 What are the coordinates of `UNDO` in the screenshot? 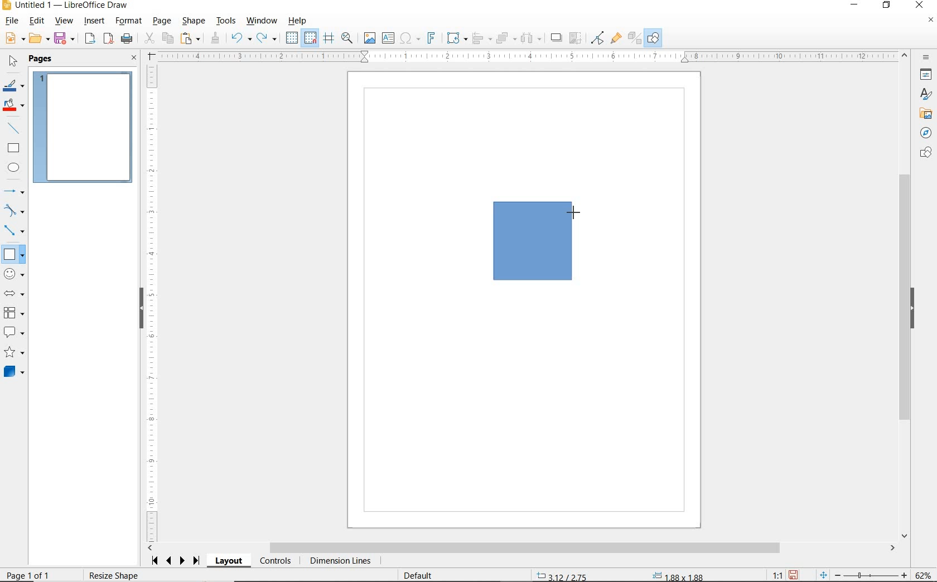 It's located at (242, 39).